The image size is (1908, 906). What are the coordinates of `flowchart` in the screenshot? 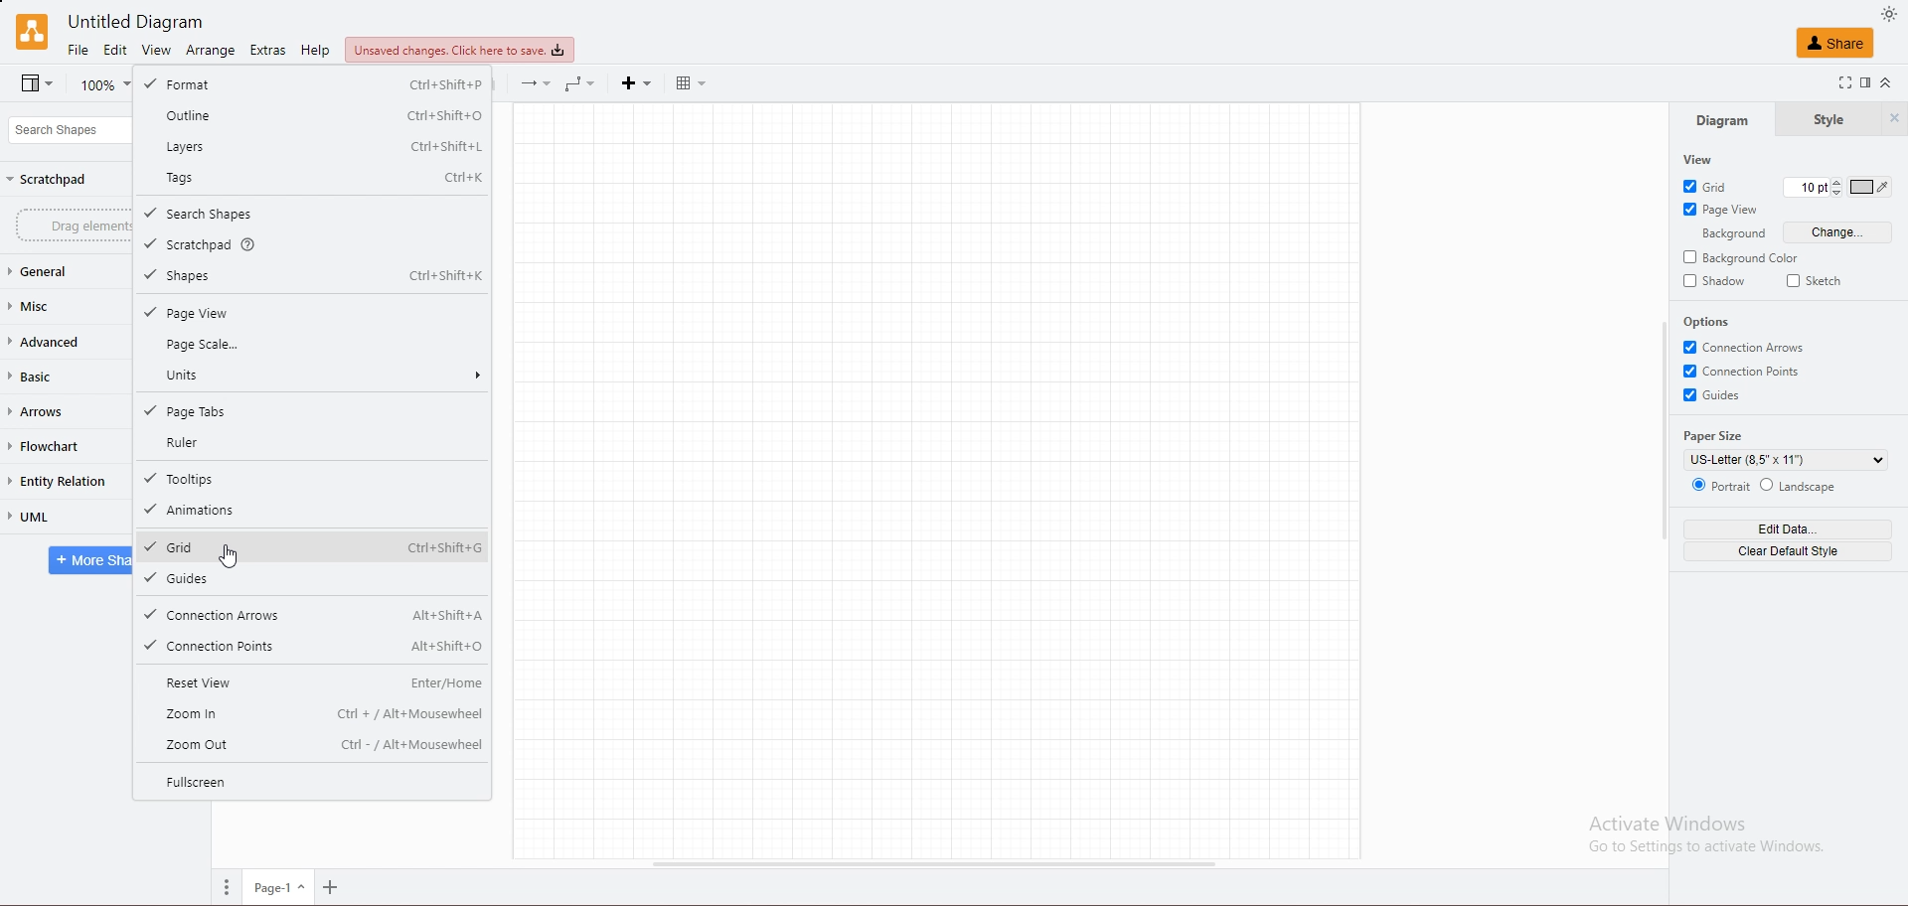 It's located at (65, 445).